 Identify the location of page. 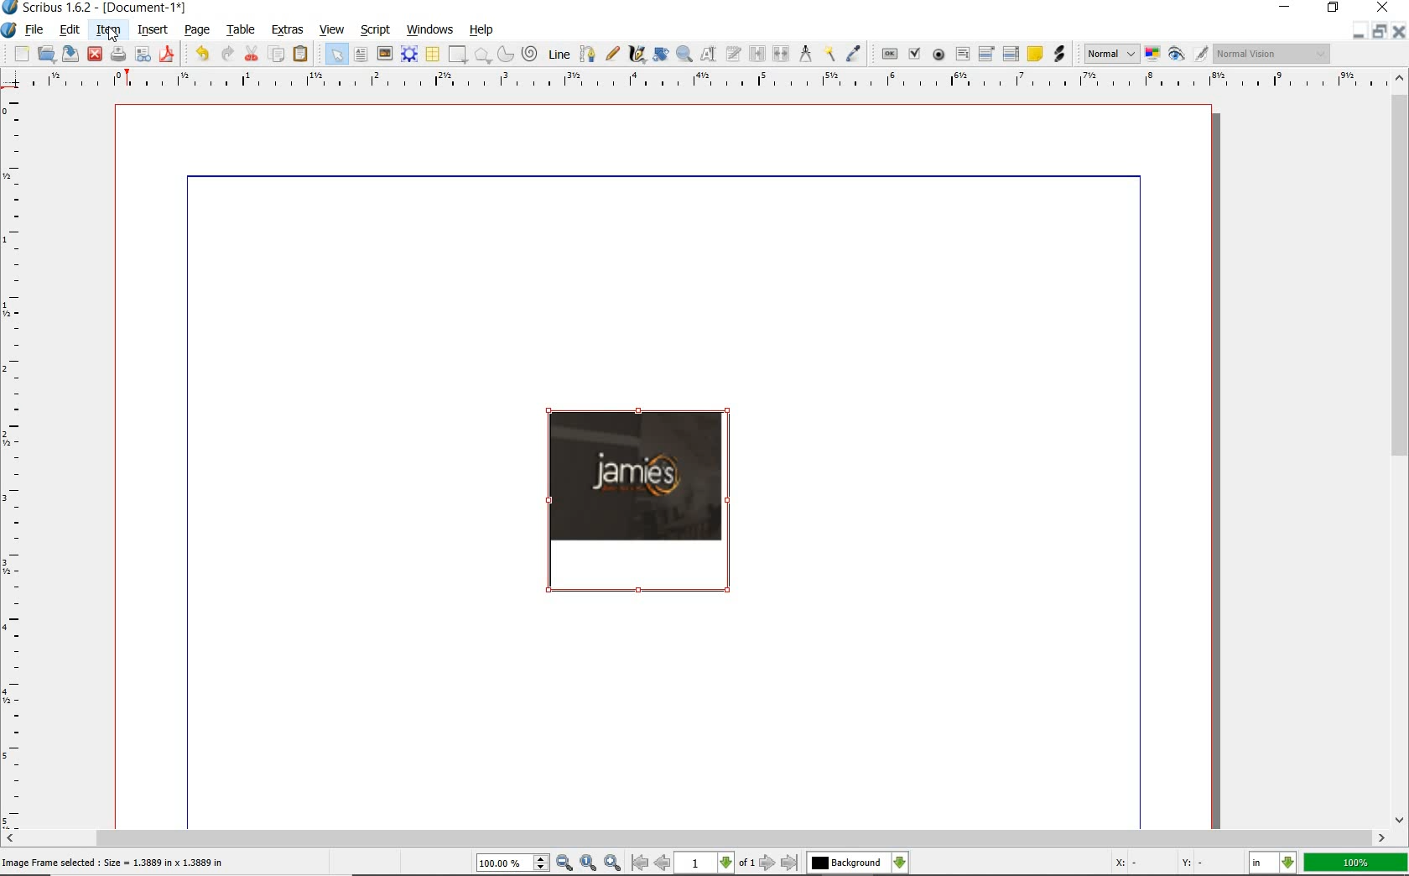
(198, 30).